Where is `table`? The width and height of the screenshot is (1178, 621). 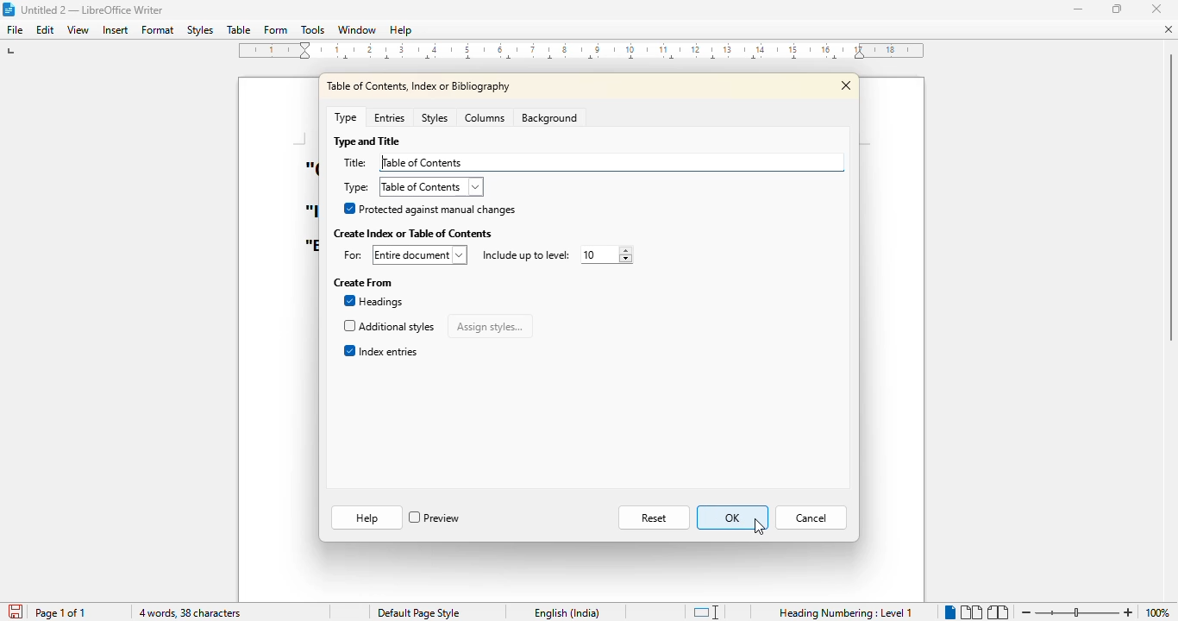 table is located at coordinates (239, 29).